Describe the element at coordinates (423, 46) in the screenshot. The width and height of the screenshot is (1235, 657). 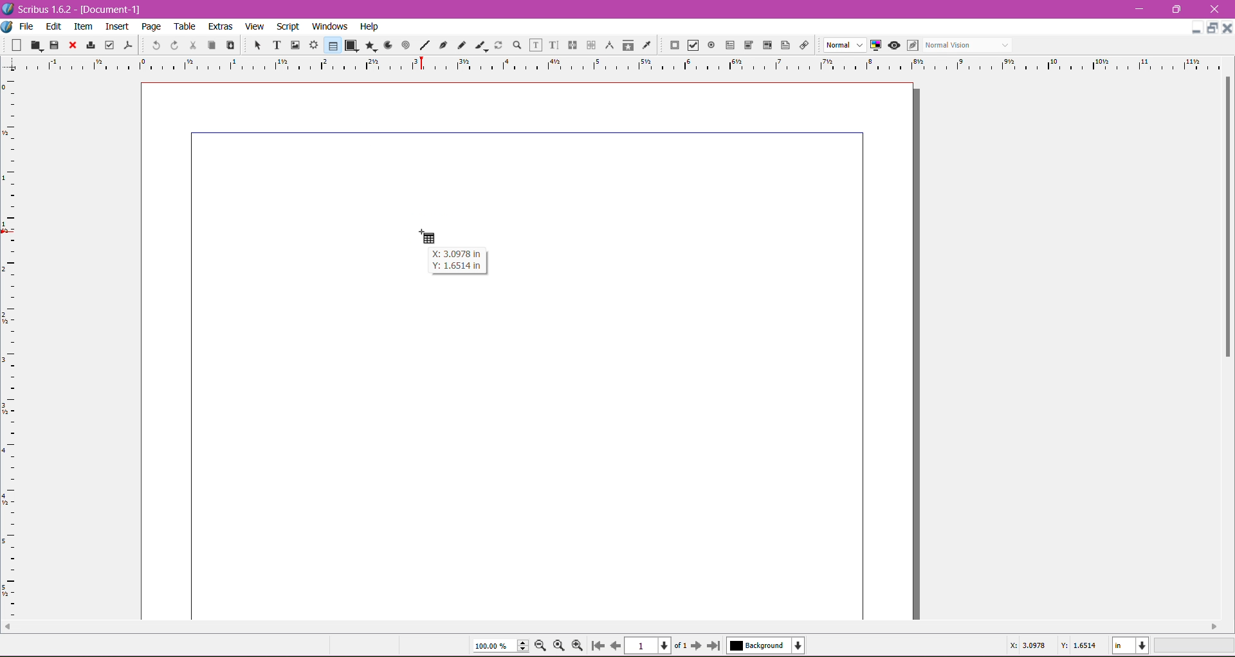
I see `Line` at that location.